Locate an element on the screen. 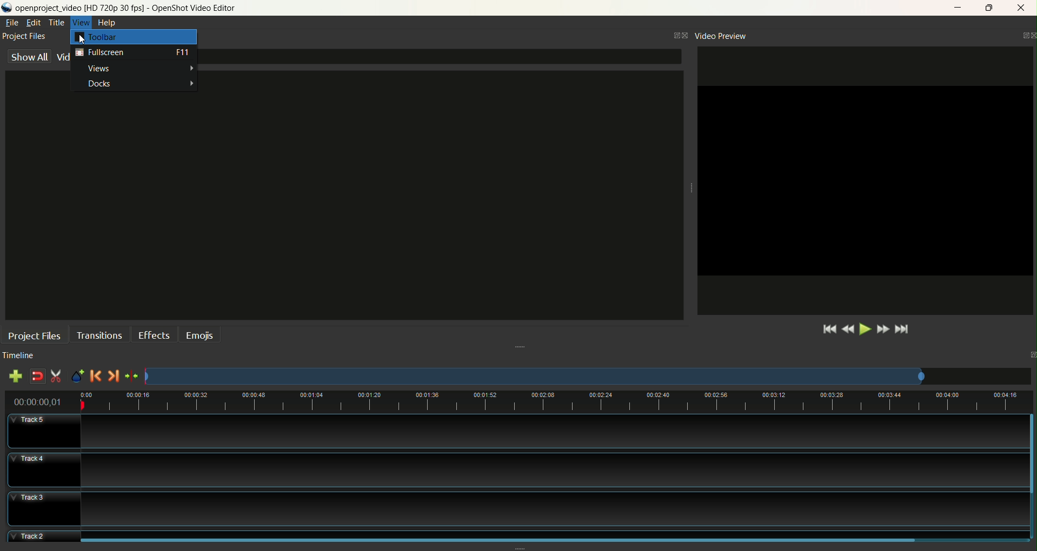 This screenshot has height=551, width=1037. time is located at coordinates (38, 401).